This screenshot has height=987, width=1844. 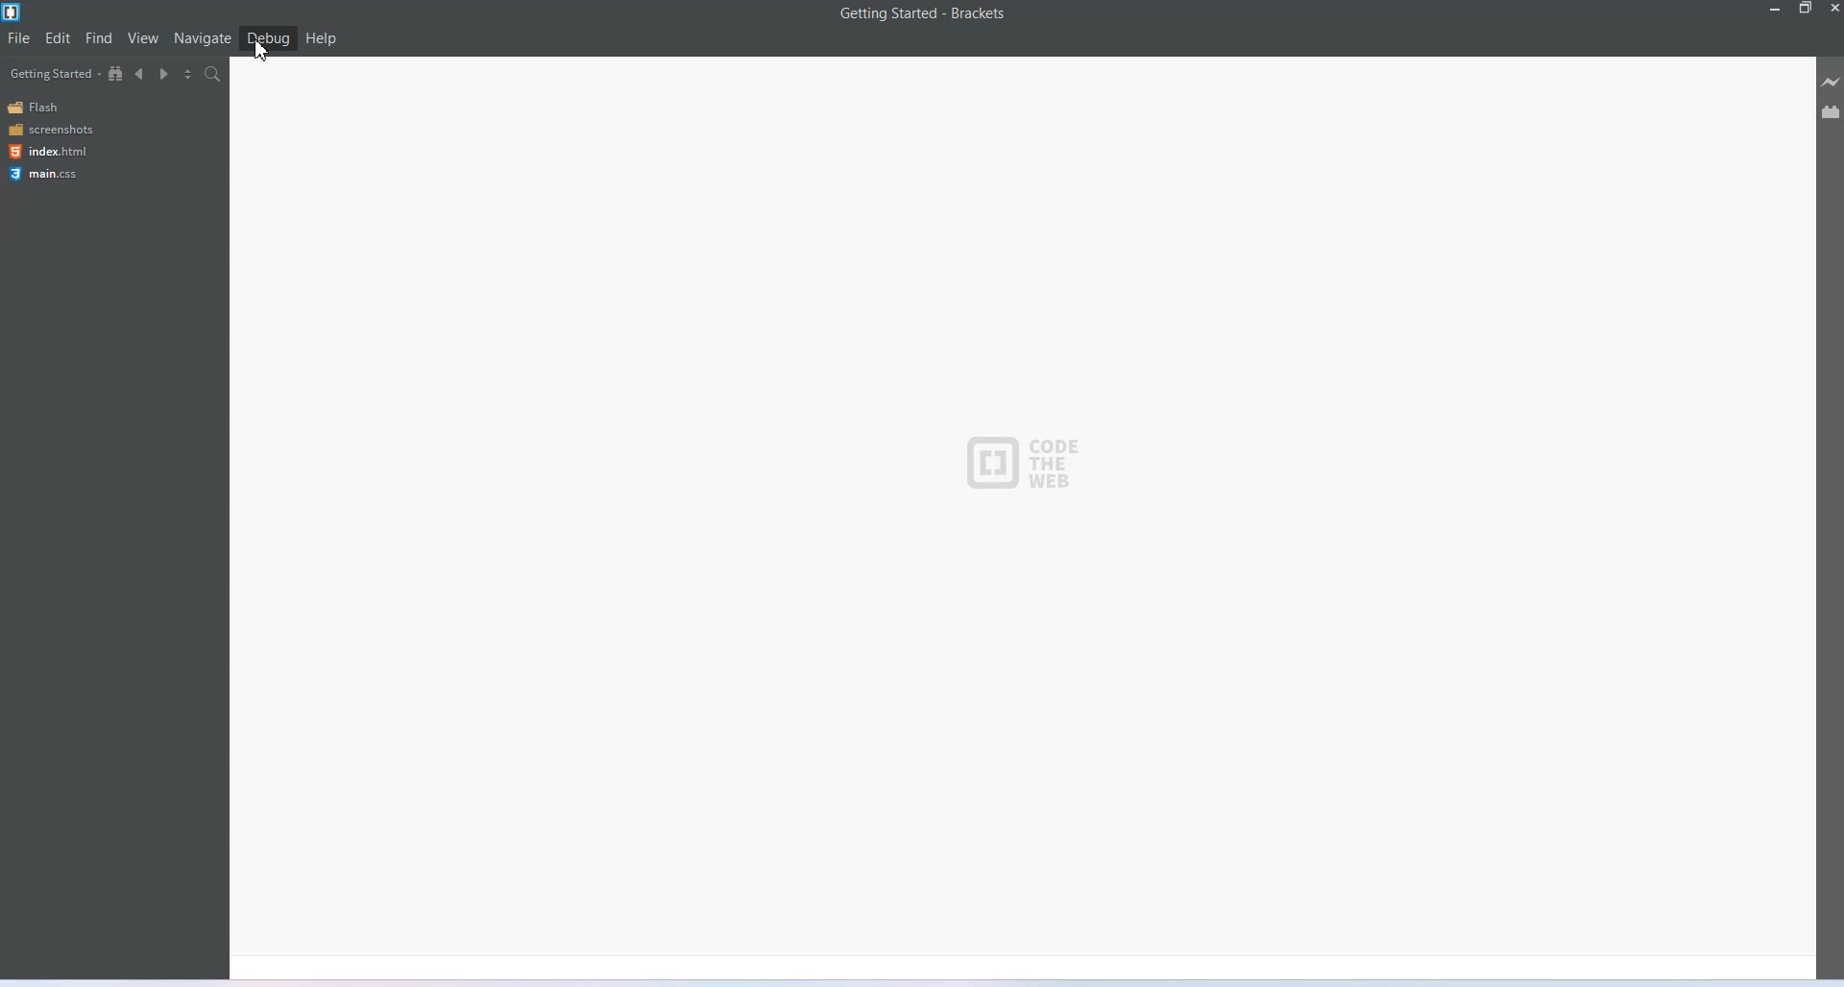 What do you see at coordinates (100, 38) in the screenshot?
I see `Find` at bounding box center [100, 38].